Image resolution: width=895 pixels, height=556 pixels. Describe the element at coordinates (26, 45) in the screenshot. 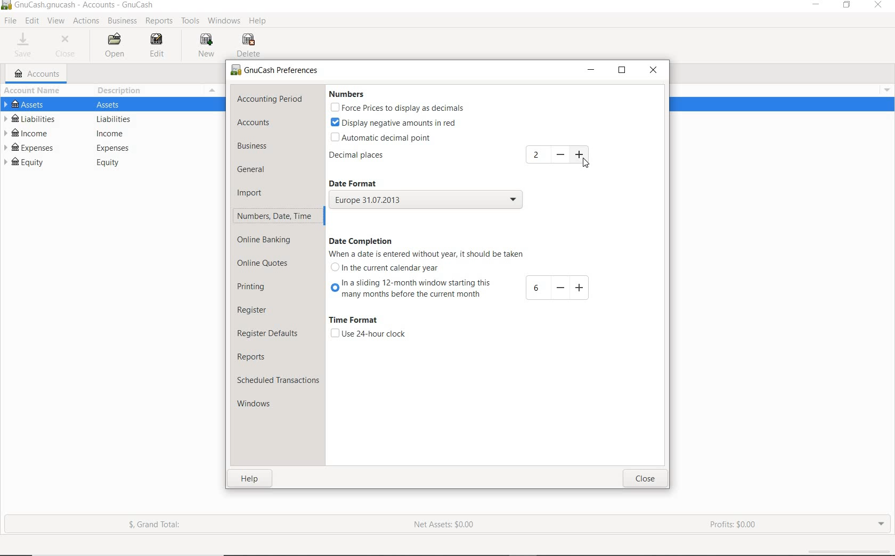

I see `SAVE` at that location.